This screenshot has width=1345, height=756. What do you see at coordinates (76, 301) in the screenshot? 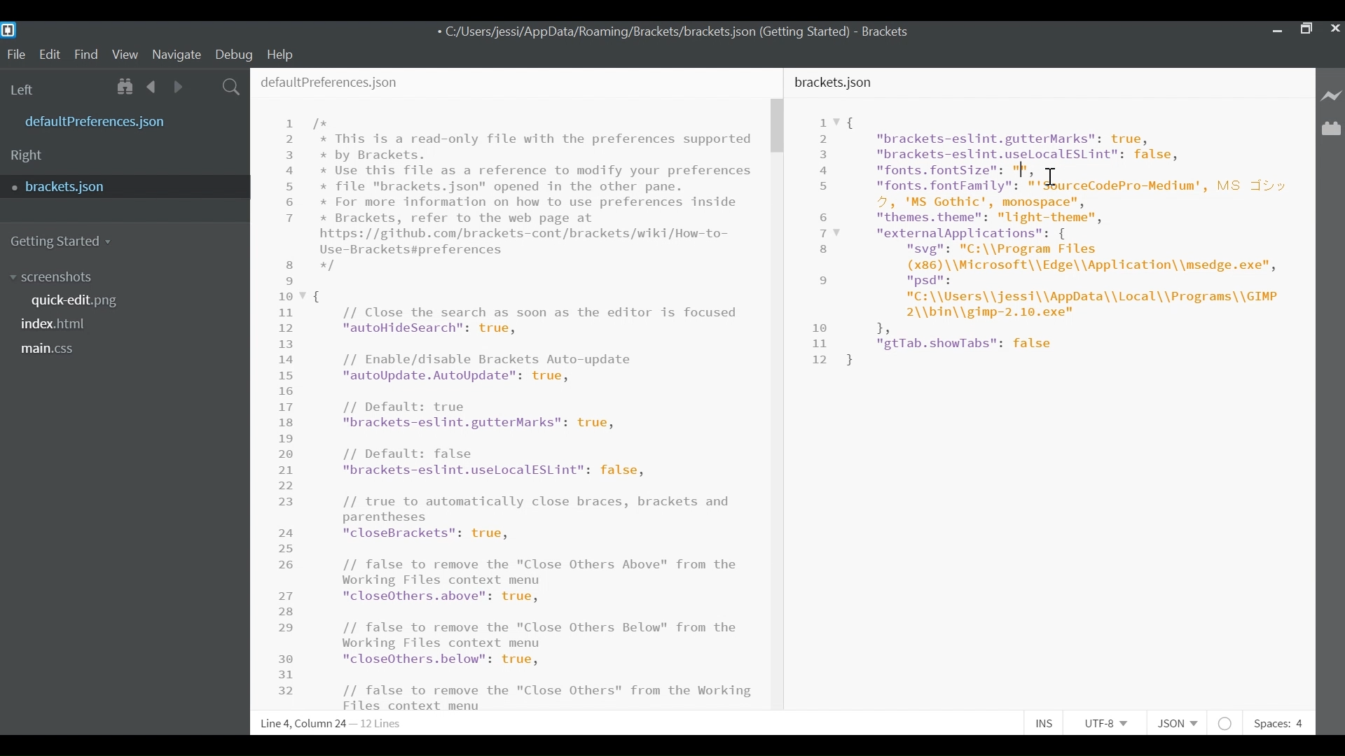
I see `quick.edit.png` at bounding box center [76, 301].